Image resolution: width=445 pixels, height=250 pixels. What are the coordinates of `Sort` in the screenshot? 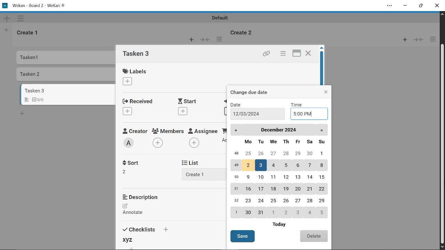 It's located at (133, 162).